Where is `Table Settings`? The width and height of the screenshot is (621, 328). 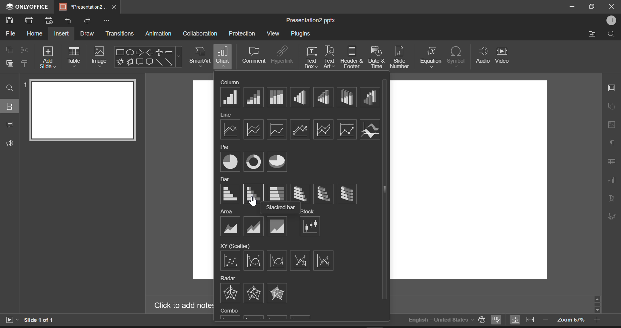 Table Settings is located at coordinates (612, 162).